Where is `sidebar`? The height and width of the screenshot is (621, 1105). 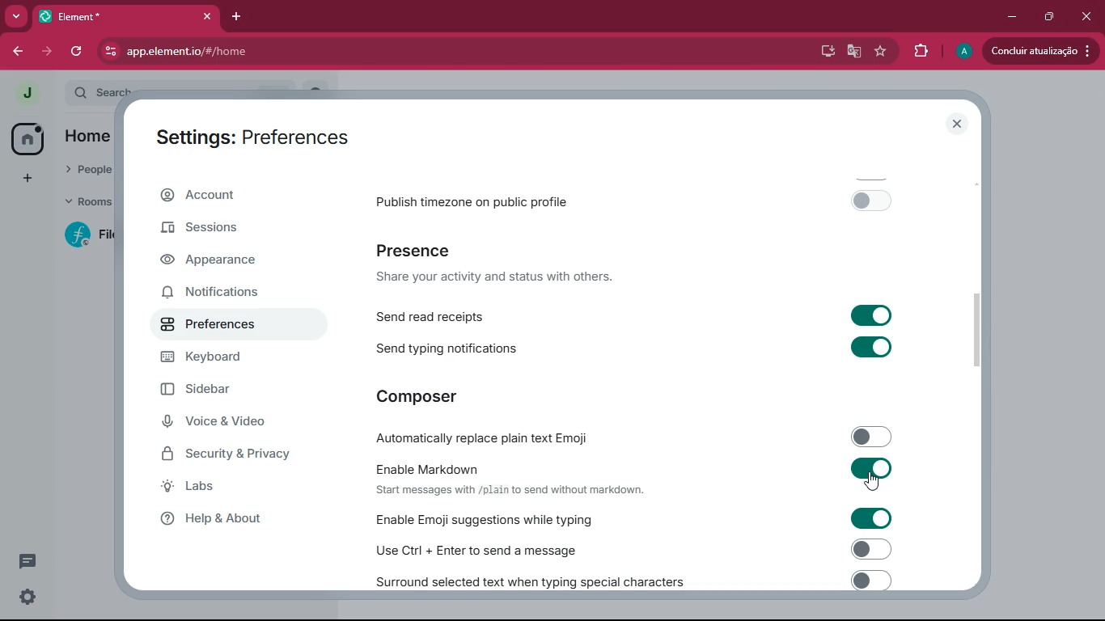
sidebar is located at coordinates (219, 391).